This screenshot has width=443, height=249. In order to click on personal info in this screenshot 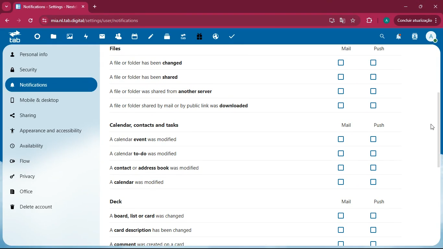, I will do `click(51, 55)`.